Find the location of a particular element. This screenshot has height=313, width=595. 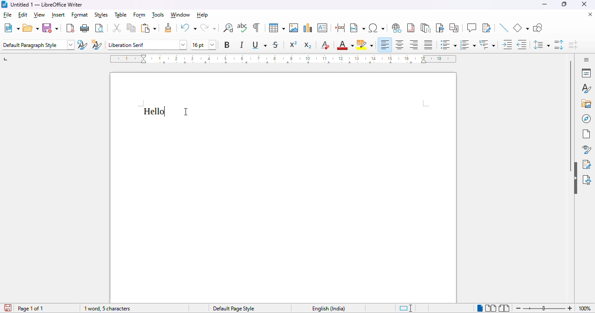

insert footnote is located at coordinates (411, 28).